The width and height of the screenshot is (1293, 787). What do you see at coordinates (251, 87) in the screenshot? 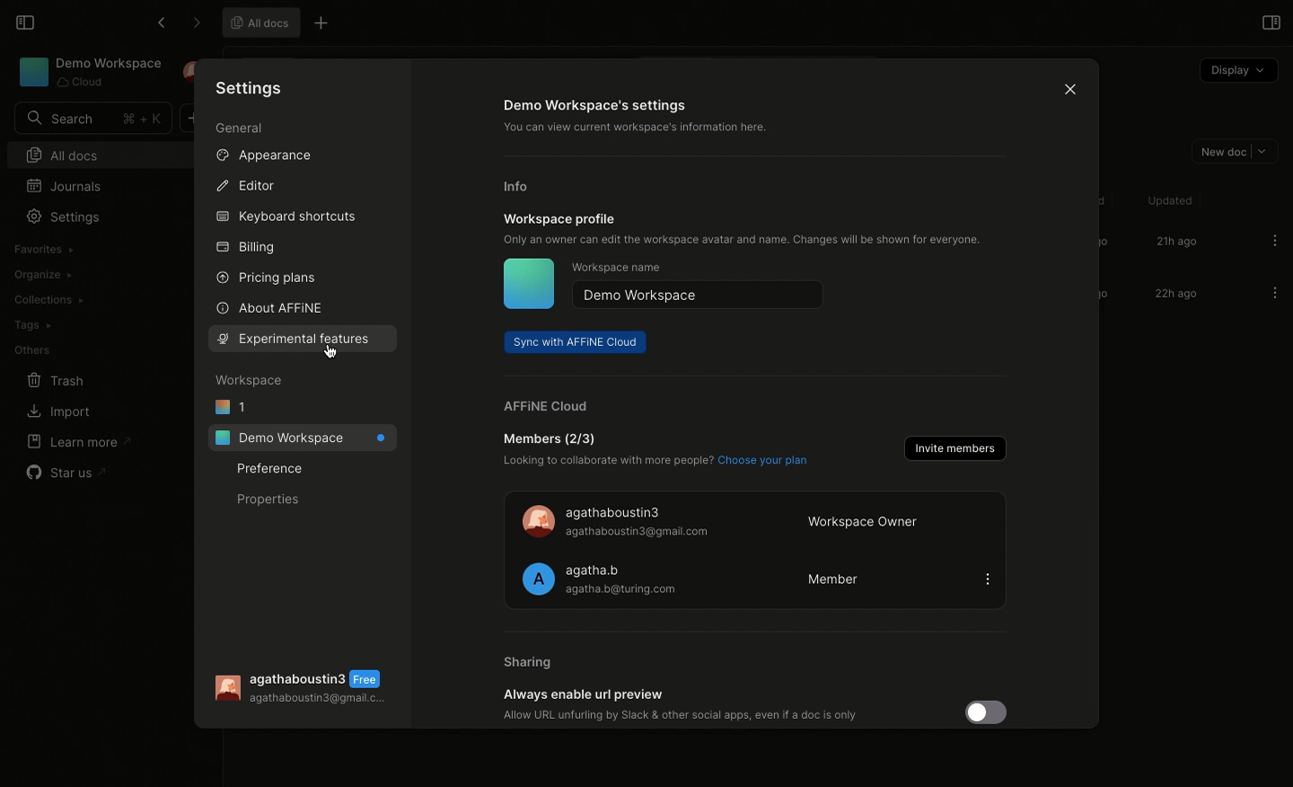
I see `Settings` at bounding box center [251, 87].